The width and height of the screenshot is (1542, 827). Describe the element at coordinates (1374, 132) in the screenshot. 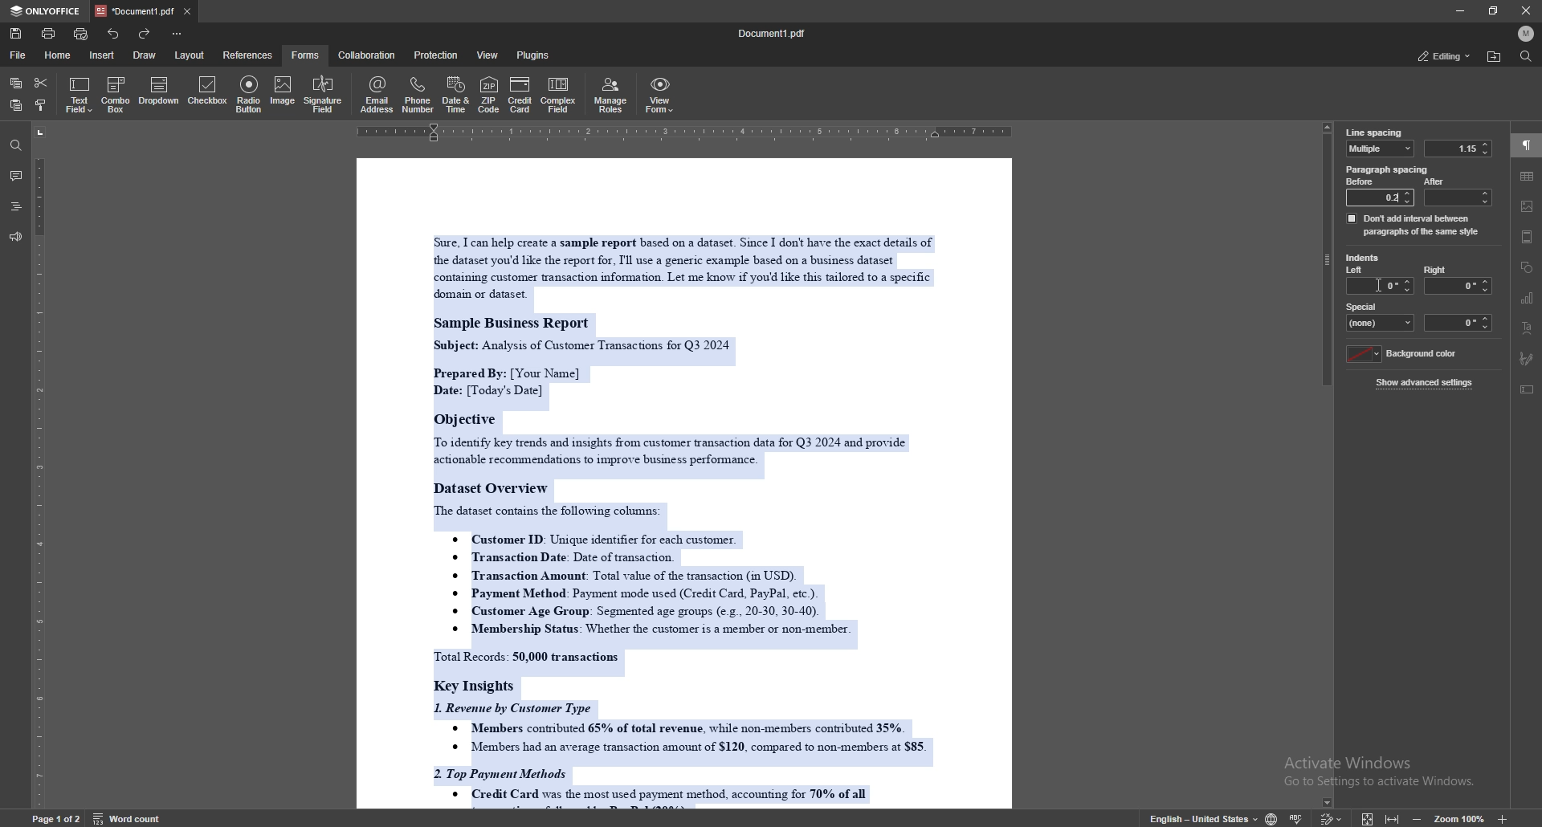

I see `line spacing` at that location.